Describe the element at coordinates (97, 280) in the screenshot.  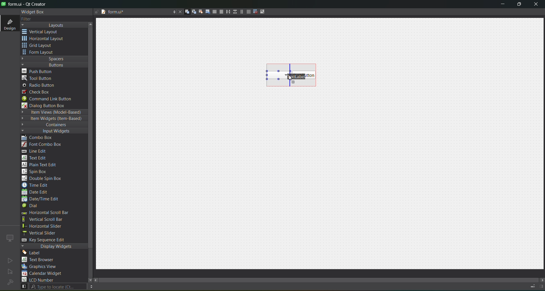
I see `move left` at that location.